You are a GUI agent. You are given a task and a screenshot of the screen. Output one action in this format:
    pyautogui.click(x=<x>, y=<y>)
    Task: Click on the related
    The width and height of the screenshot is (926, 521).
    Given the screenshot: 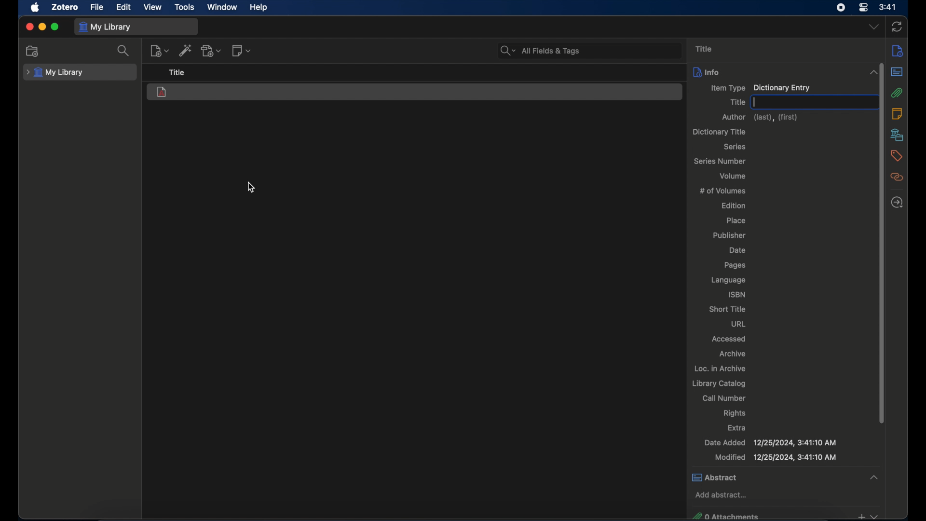 What is the action you would take?
    pyautogui.click(x=898, y=177)
    